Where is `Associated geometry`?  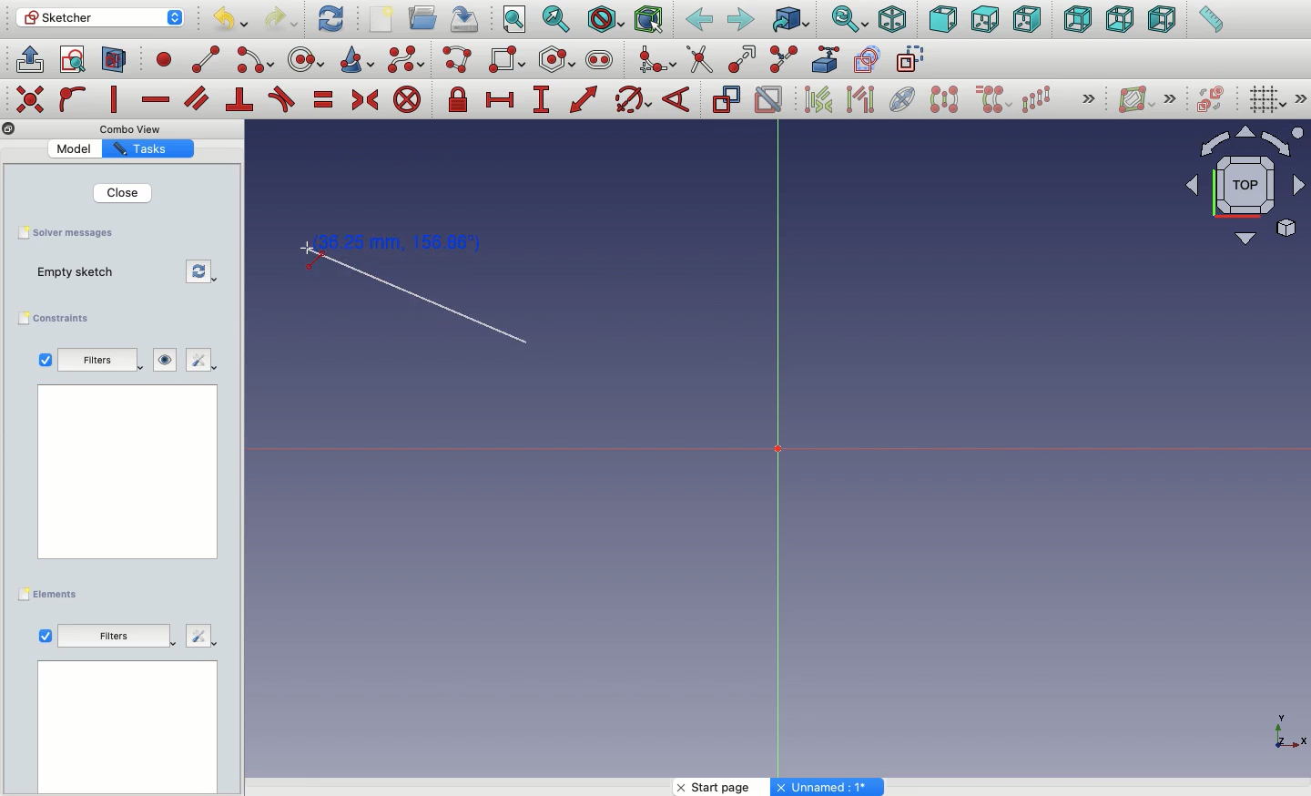 Associated geometry is located at coordinates (860, 102).